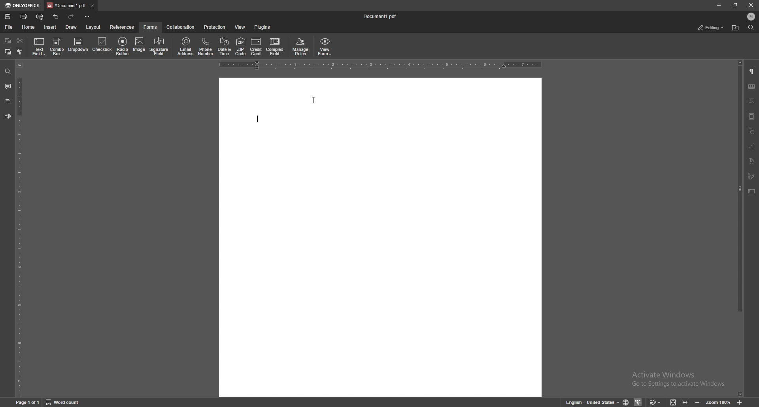 The width and height of the screenshot is (759, 407). What do you see at coordinates (752, 191) in the screenshot?
I see `text box` at bounding box center [752, 191].